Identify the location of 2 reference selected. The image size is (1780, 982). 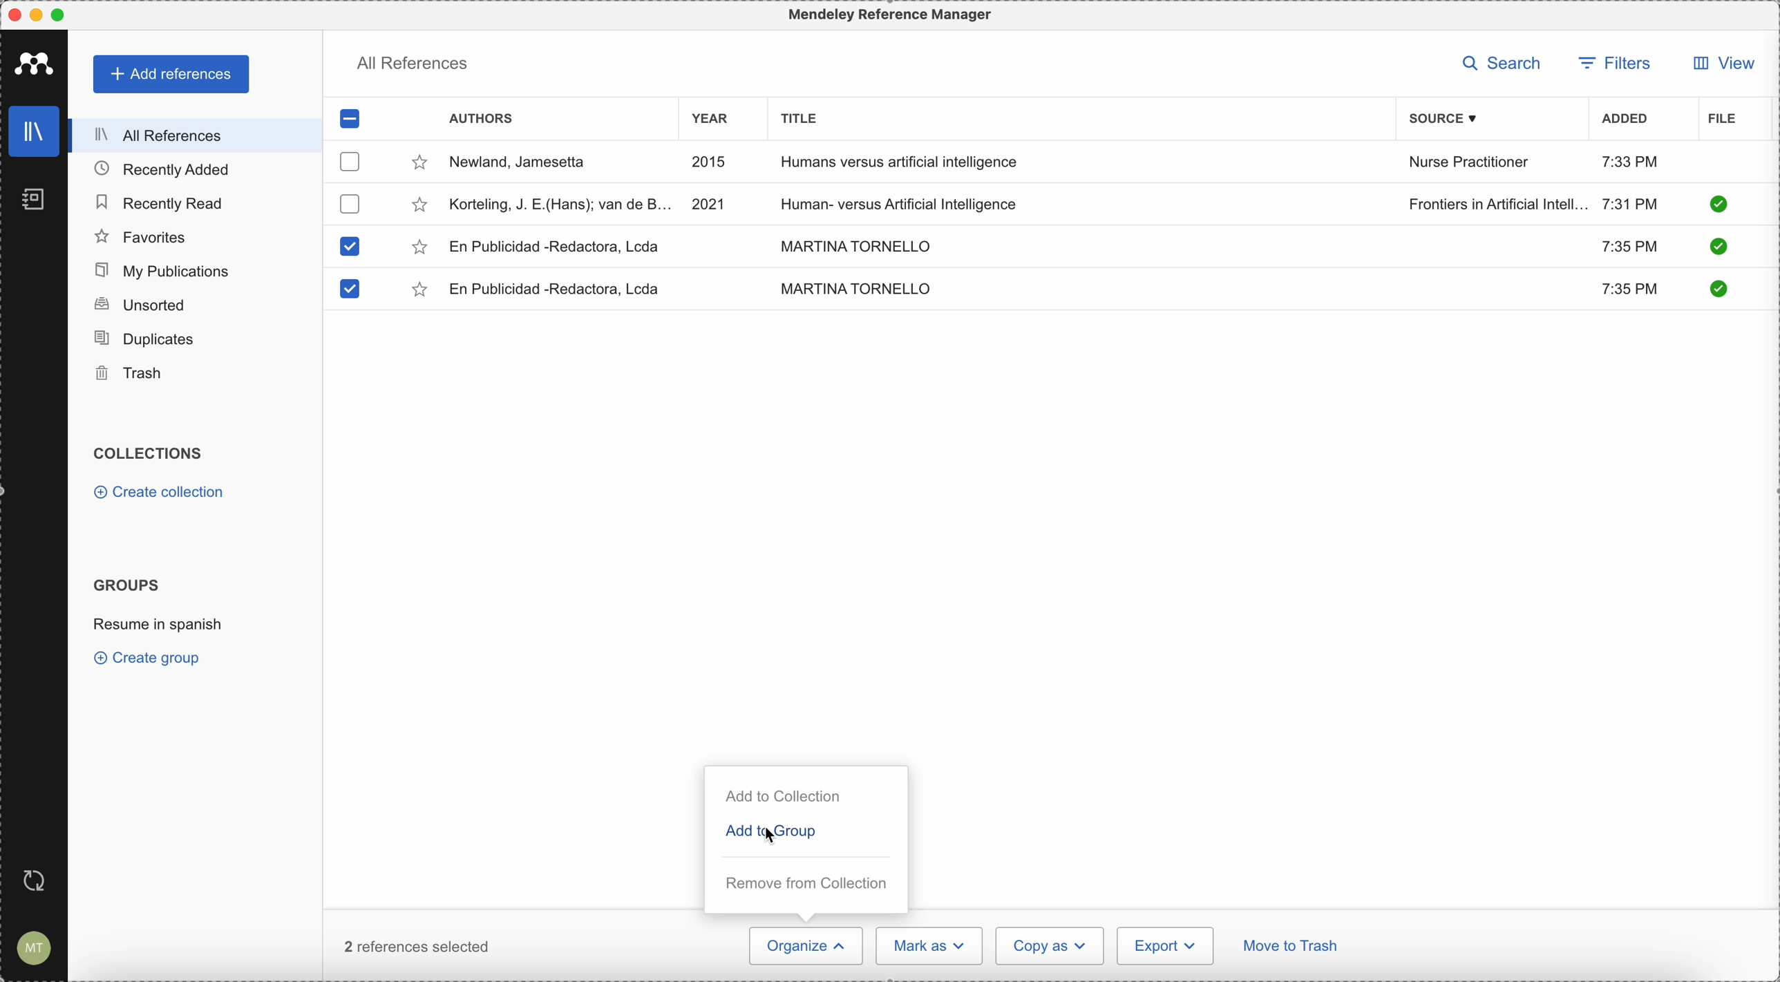
(421, 946).